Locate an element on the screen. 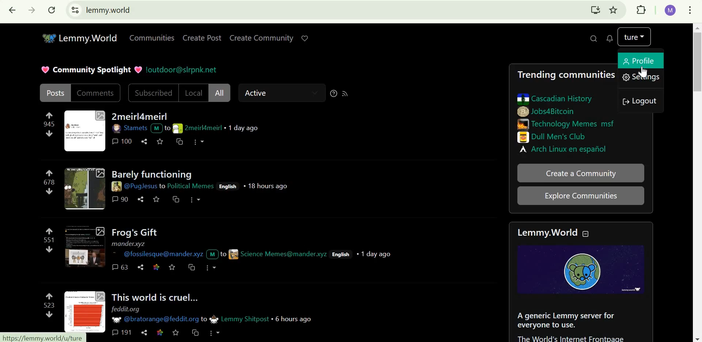 This screenshot has width=702, height=342. Barely functioning is located at coordinates (152, 173).